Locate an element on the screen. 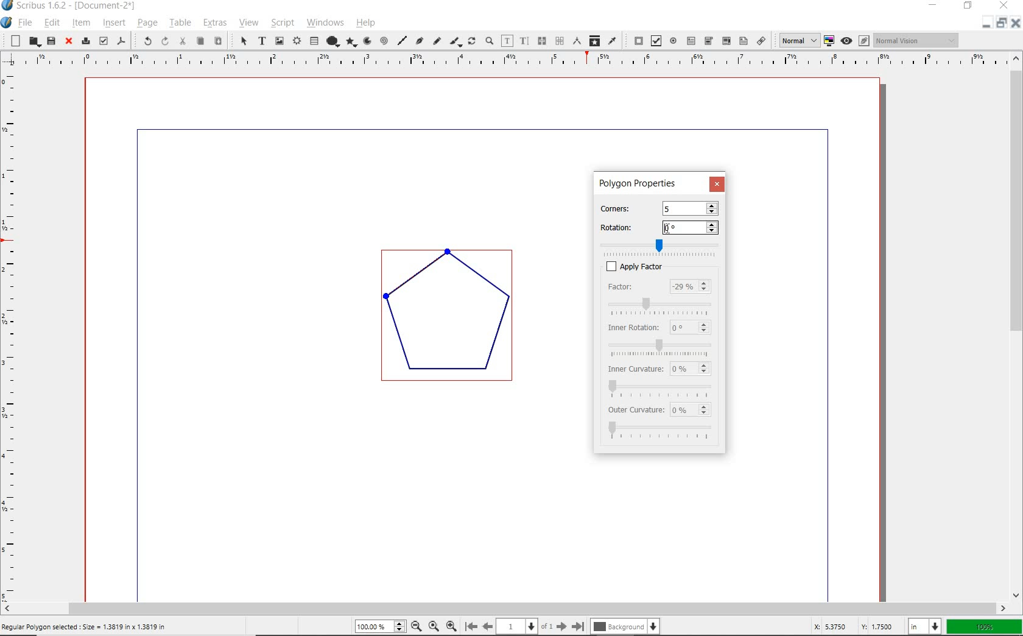 The height and width of the screenshot is (636, 1023). toggle color is located at coordinates (830, 40).